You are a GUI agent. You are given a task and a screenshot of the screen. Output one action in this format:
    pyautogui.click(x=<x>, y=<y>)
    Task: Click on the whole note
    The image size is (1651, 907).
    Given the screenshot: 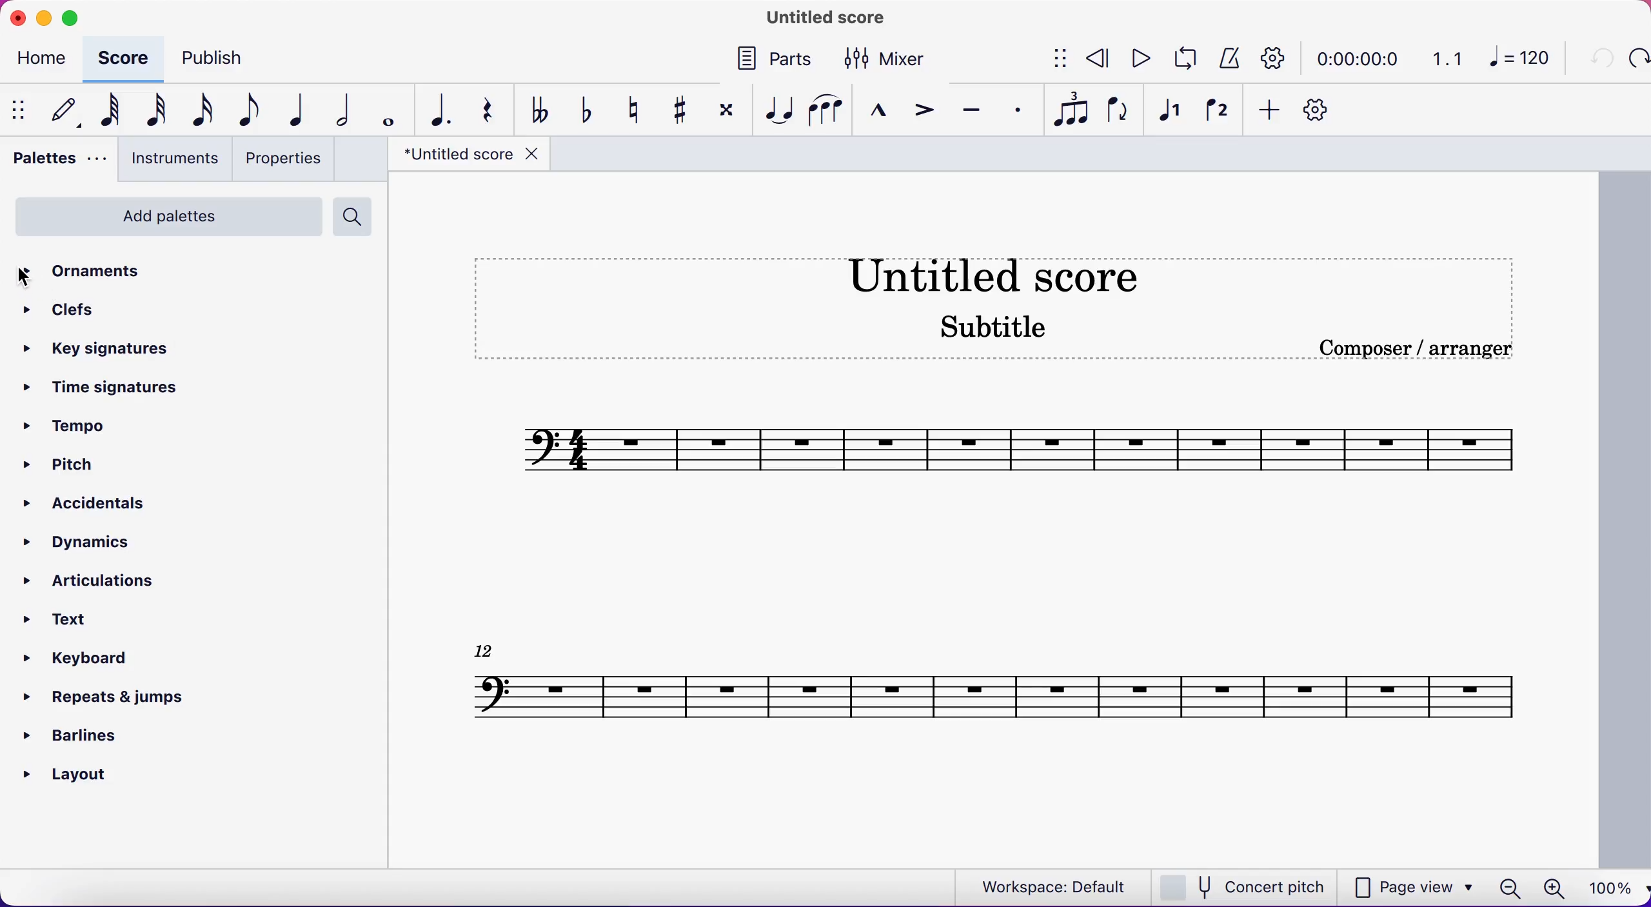 What is the action you would take?
    pyautogui.click(x=385, y=110)
    